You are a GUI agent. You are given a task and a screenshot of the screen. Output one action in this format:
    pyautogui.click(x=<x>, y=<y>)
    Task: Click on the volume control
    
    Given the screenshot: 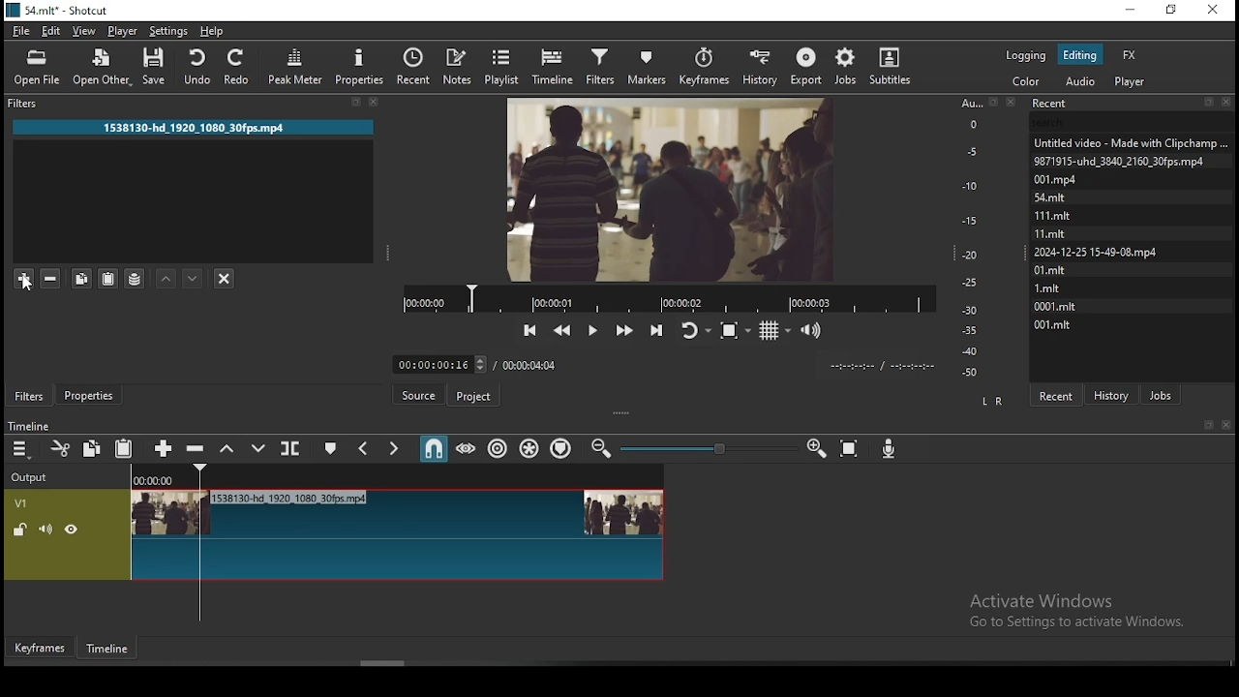 What is the action you would take?
    pyautogui.click(x=813, y=329)
    